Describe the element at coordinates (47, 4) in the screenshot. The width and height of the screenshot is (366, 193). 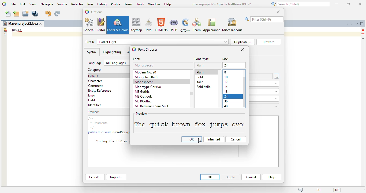
I see `navigate` at that location.